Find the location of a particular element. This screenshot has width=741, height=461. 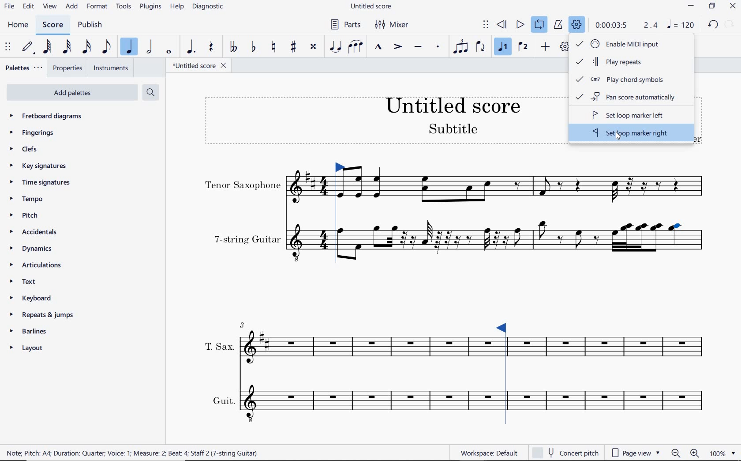

PROPERTIES is located at coordinates (69, 68).